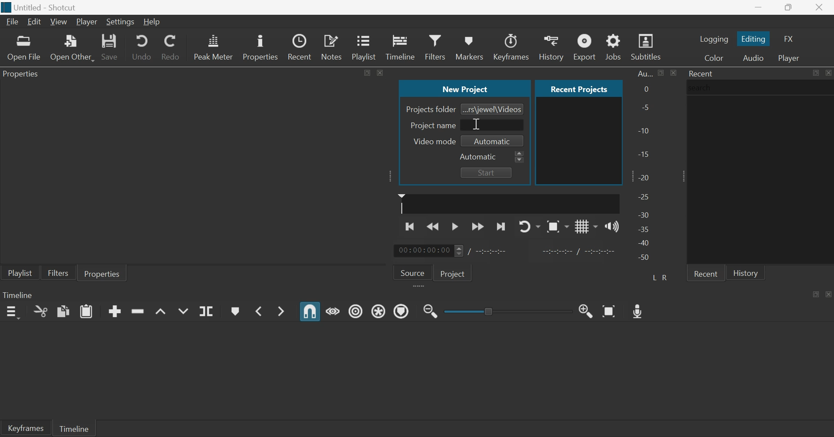  I want to click on Maximize, so click(815, 73).